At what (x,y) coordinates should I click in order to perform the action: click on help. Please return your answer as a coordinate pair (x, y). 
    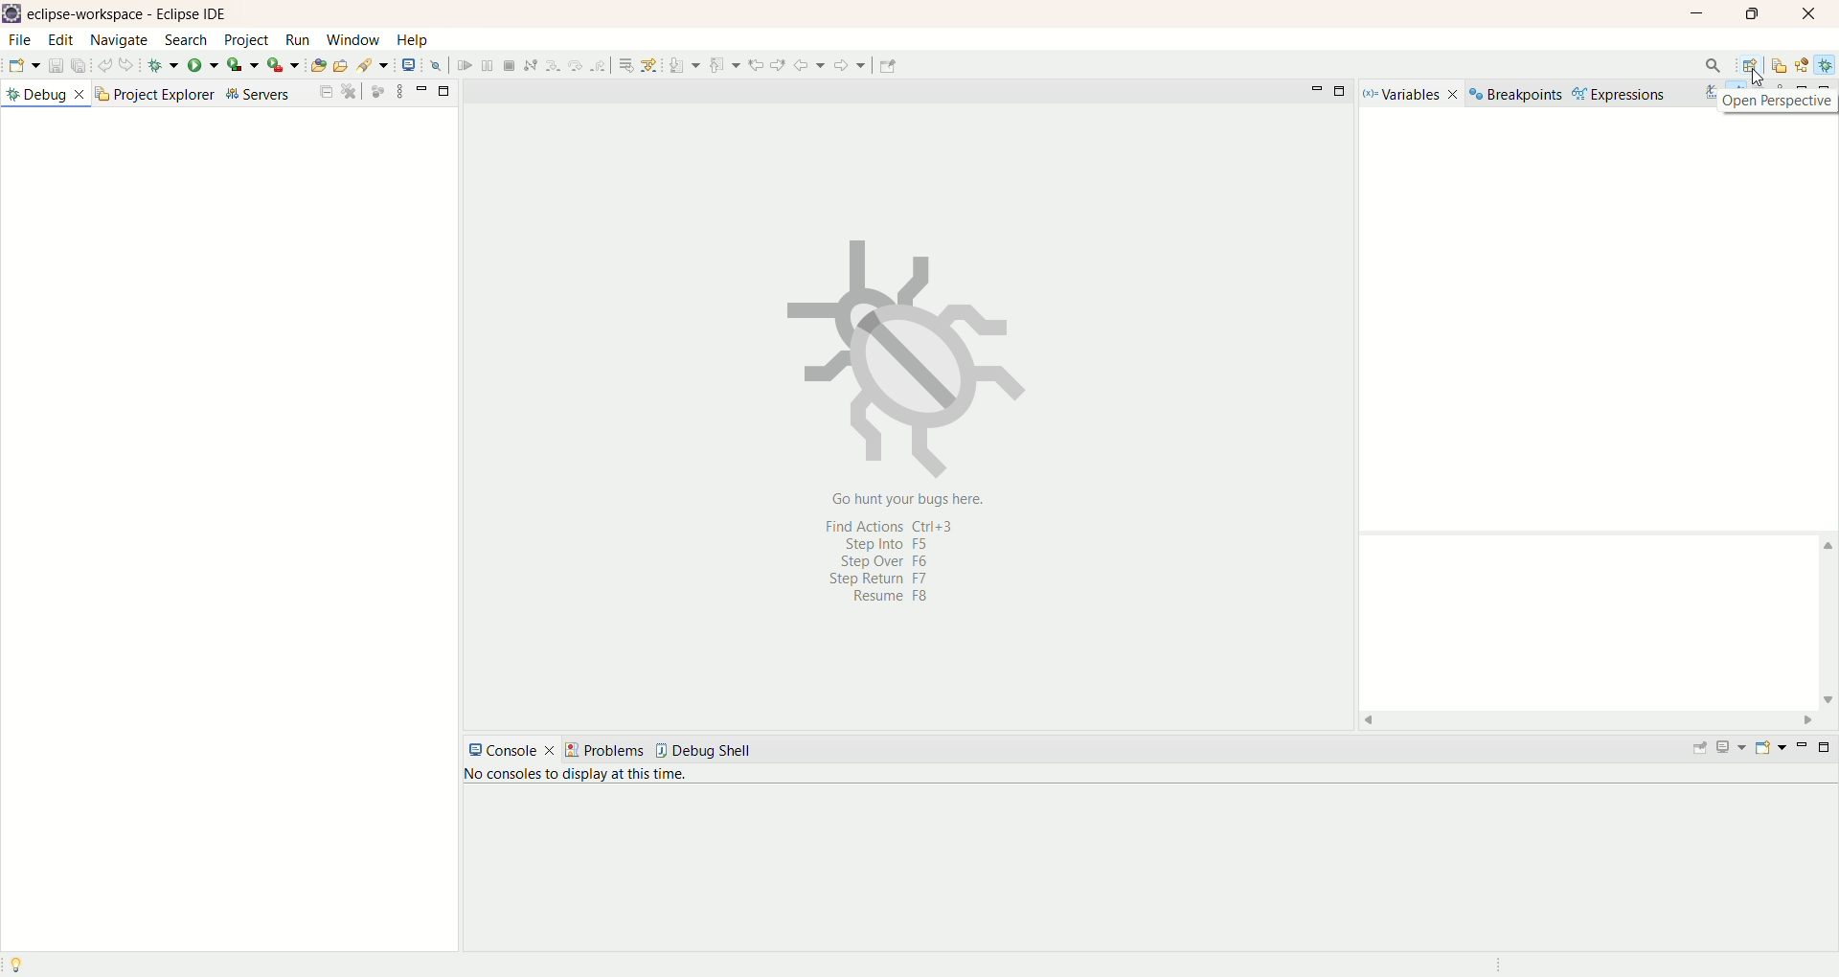
    Looking at the image, I should click on (414, 40).